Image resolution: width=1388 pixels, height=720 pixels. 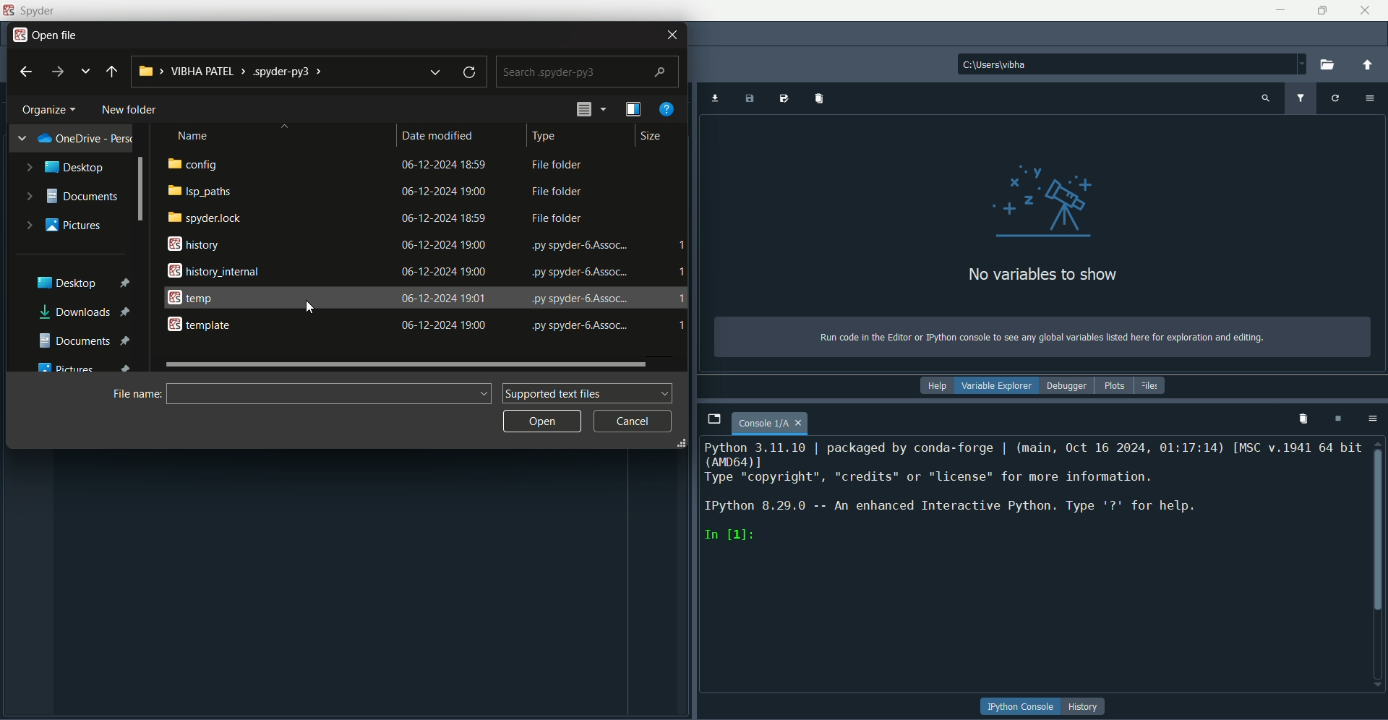 I want to click on debugger, so click(x=1070, y=387).